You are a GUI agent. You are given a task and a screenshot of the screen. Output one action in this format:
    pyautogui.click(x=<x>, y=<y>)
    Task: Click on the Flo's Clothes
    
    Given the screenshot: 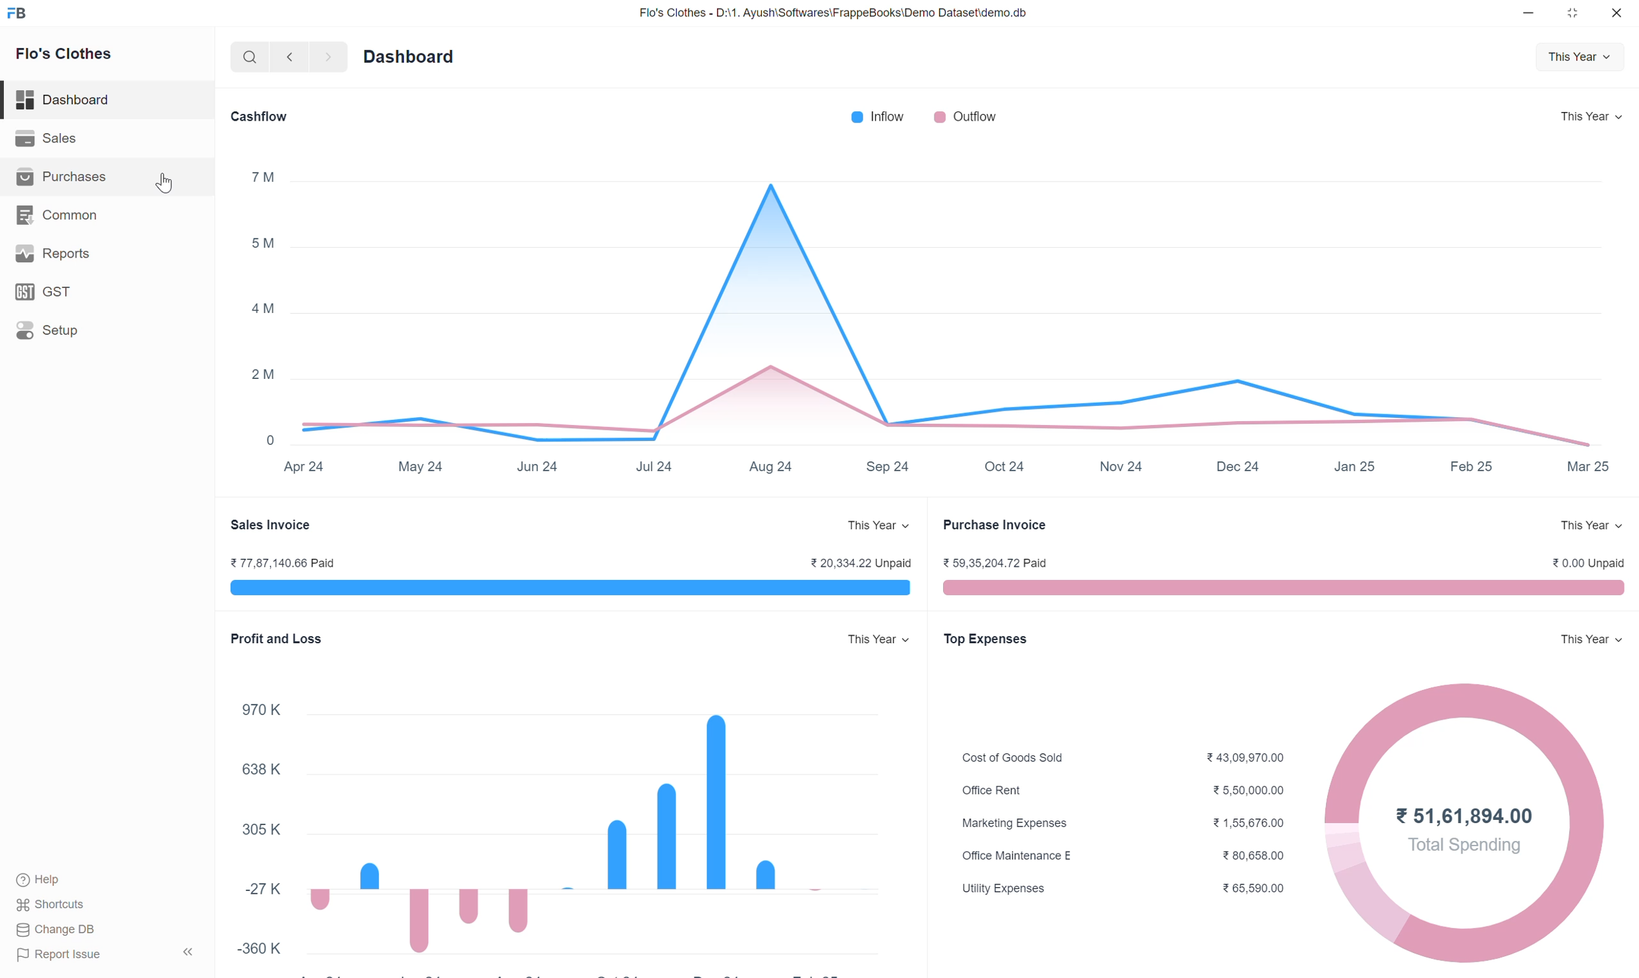 What is the action you would take?
    pyautogui.click(x=65, y=55)
    